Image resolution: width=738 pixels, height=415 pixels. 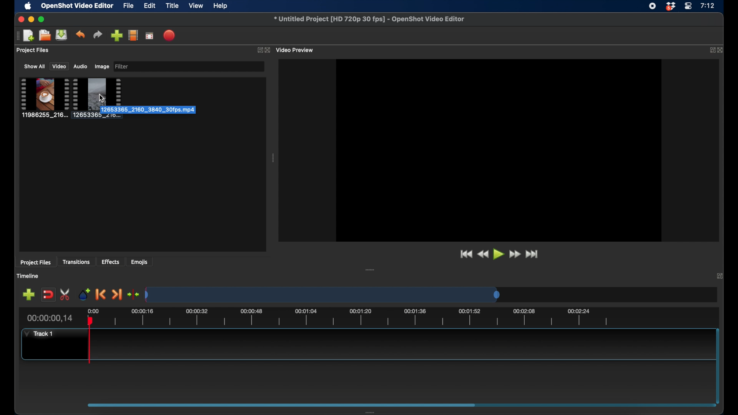 I want to click on clip, so click(x=98, y=98).